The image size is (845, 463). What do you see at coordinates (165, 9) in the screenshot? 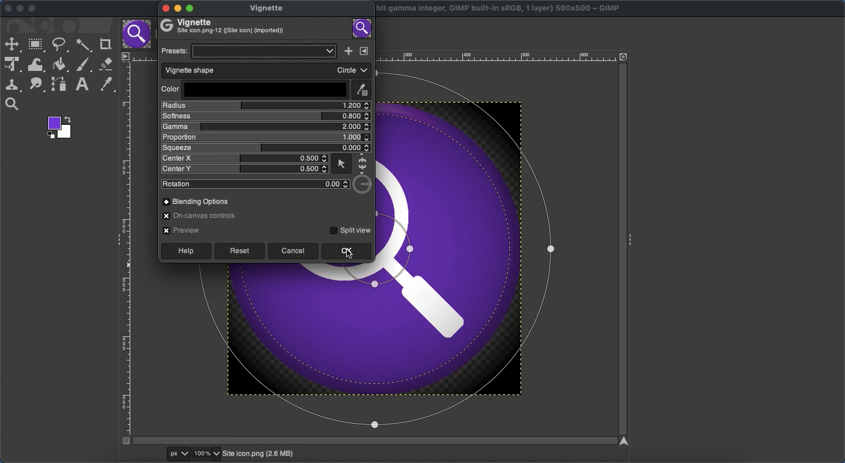
I see `close` at bounding box center [165, 9].